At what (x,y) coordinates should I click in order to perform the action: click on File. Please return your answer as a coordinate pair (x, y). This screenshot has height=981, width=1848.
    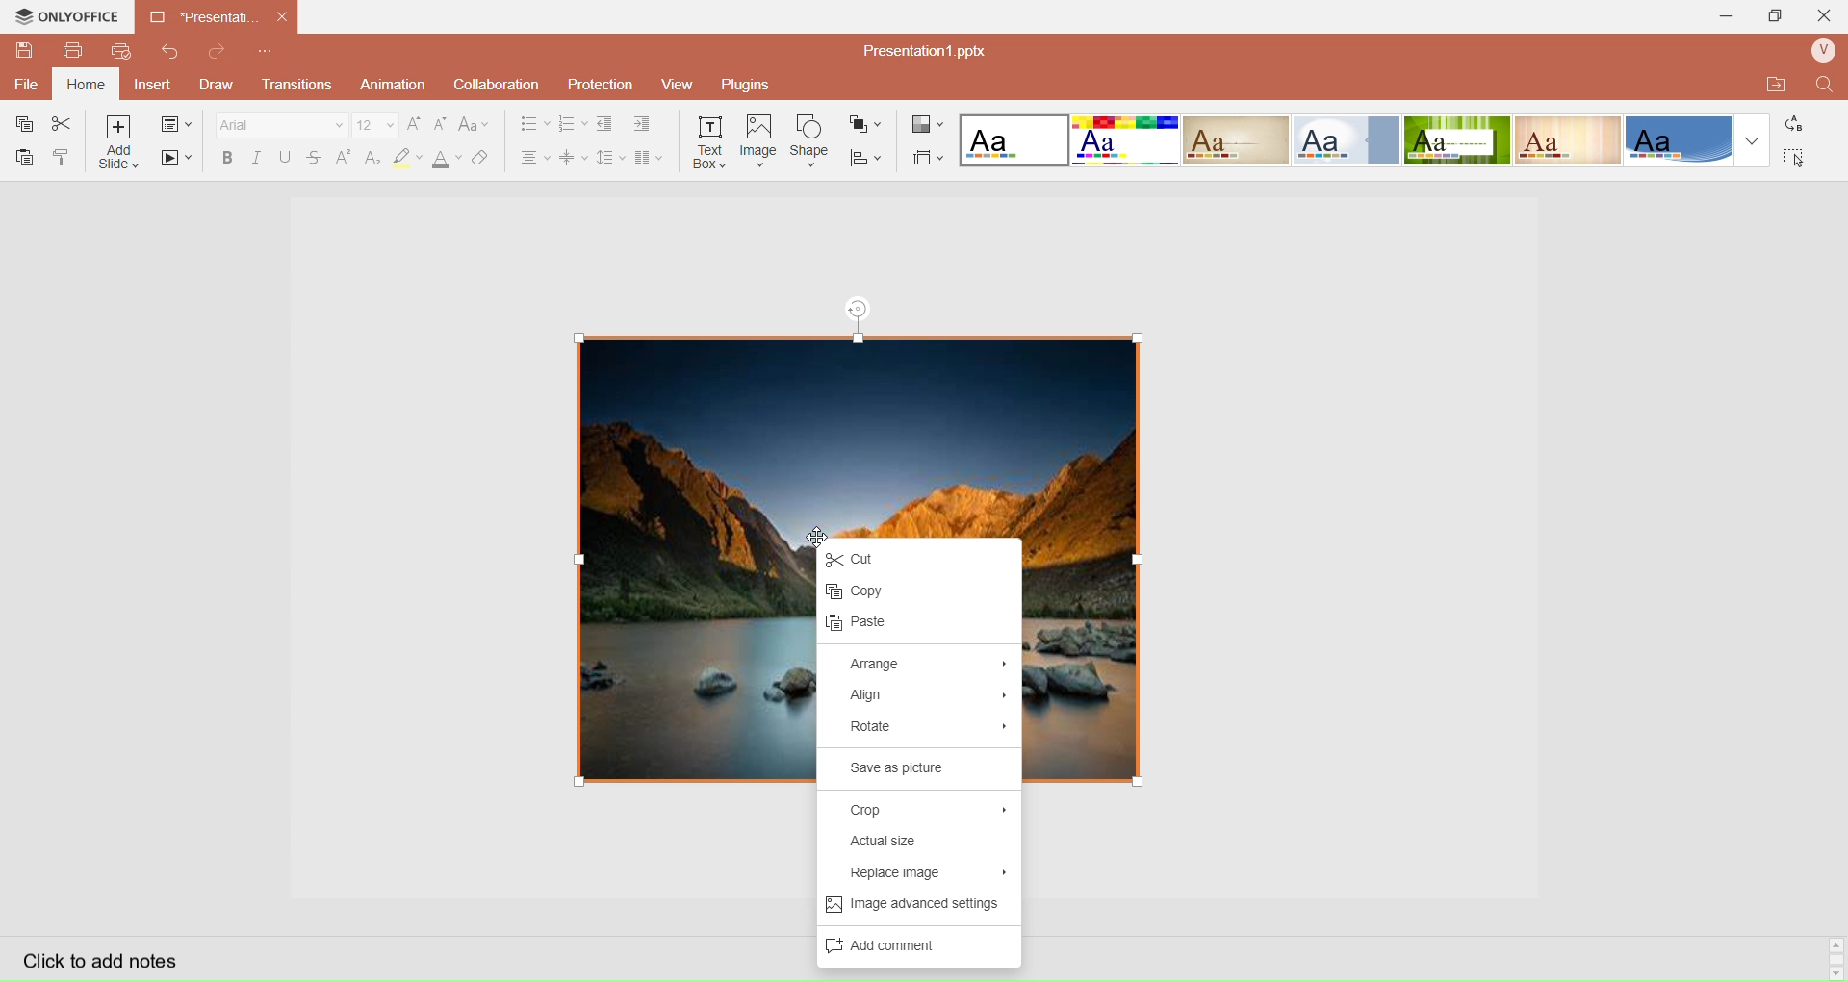
    Looking at the image, I should click on (31, 85).